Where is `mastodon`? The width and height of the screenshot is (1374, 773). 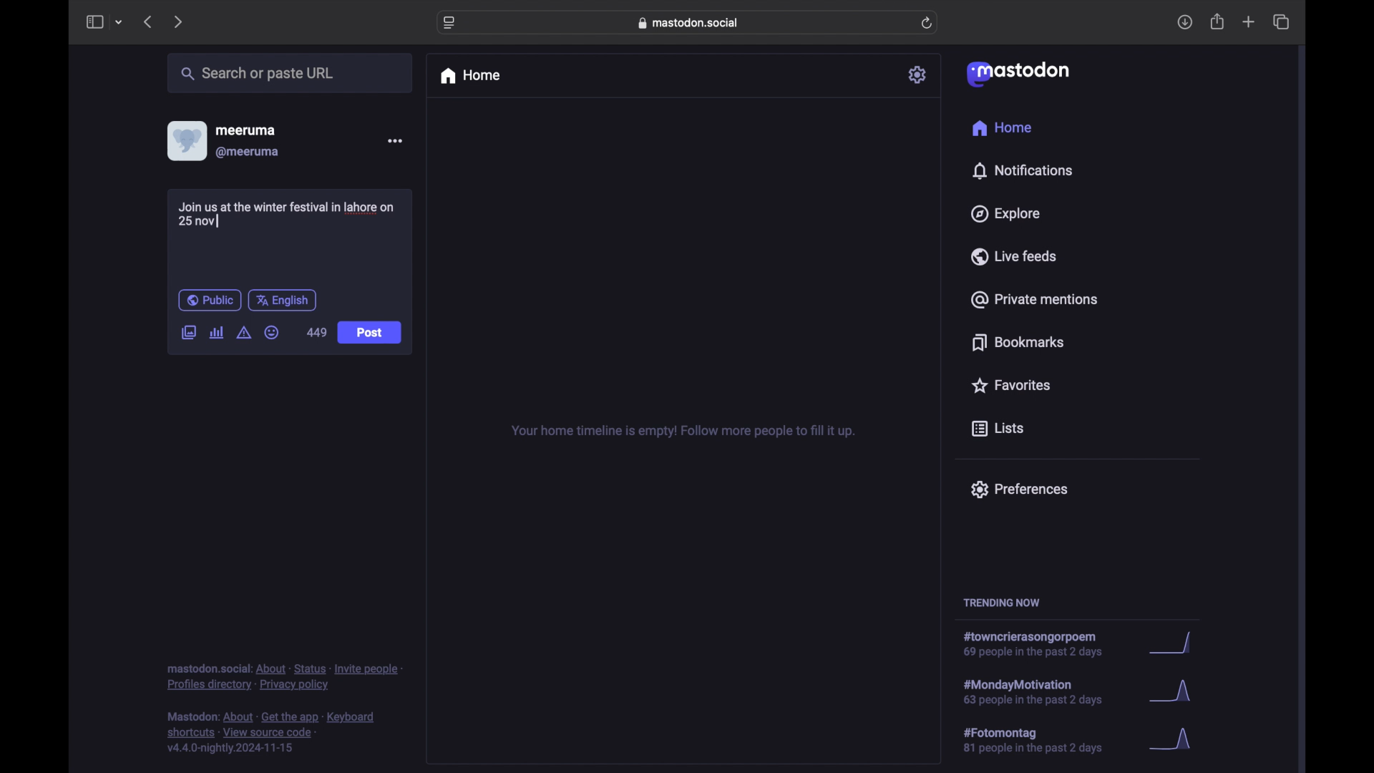
mastodon is located at coordinates (1016, 73).